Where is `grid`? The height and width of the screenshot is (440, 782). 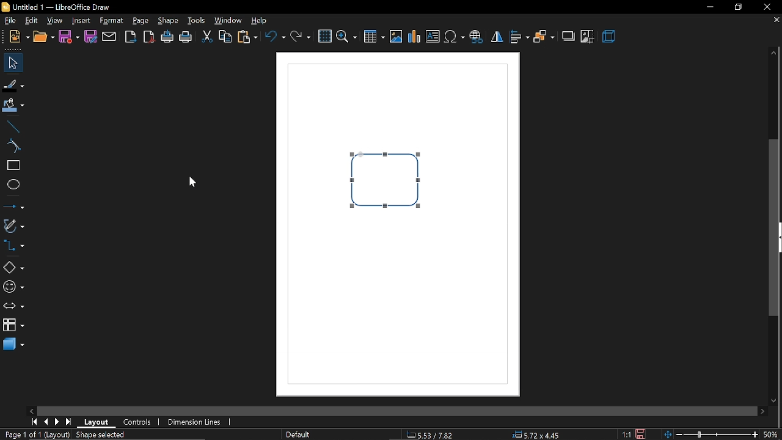
grid is located at coordinates (325, 37).